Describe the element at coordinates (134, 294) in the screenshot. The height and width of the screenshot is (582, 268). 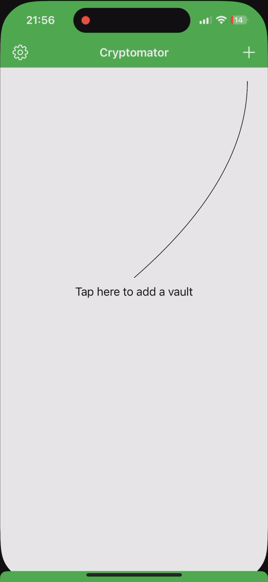
I see `tap here to add a vault` at that location.